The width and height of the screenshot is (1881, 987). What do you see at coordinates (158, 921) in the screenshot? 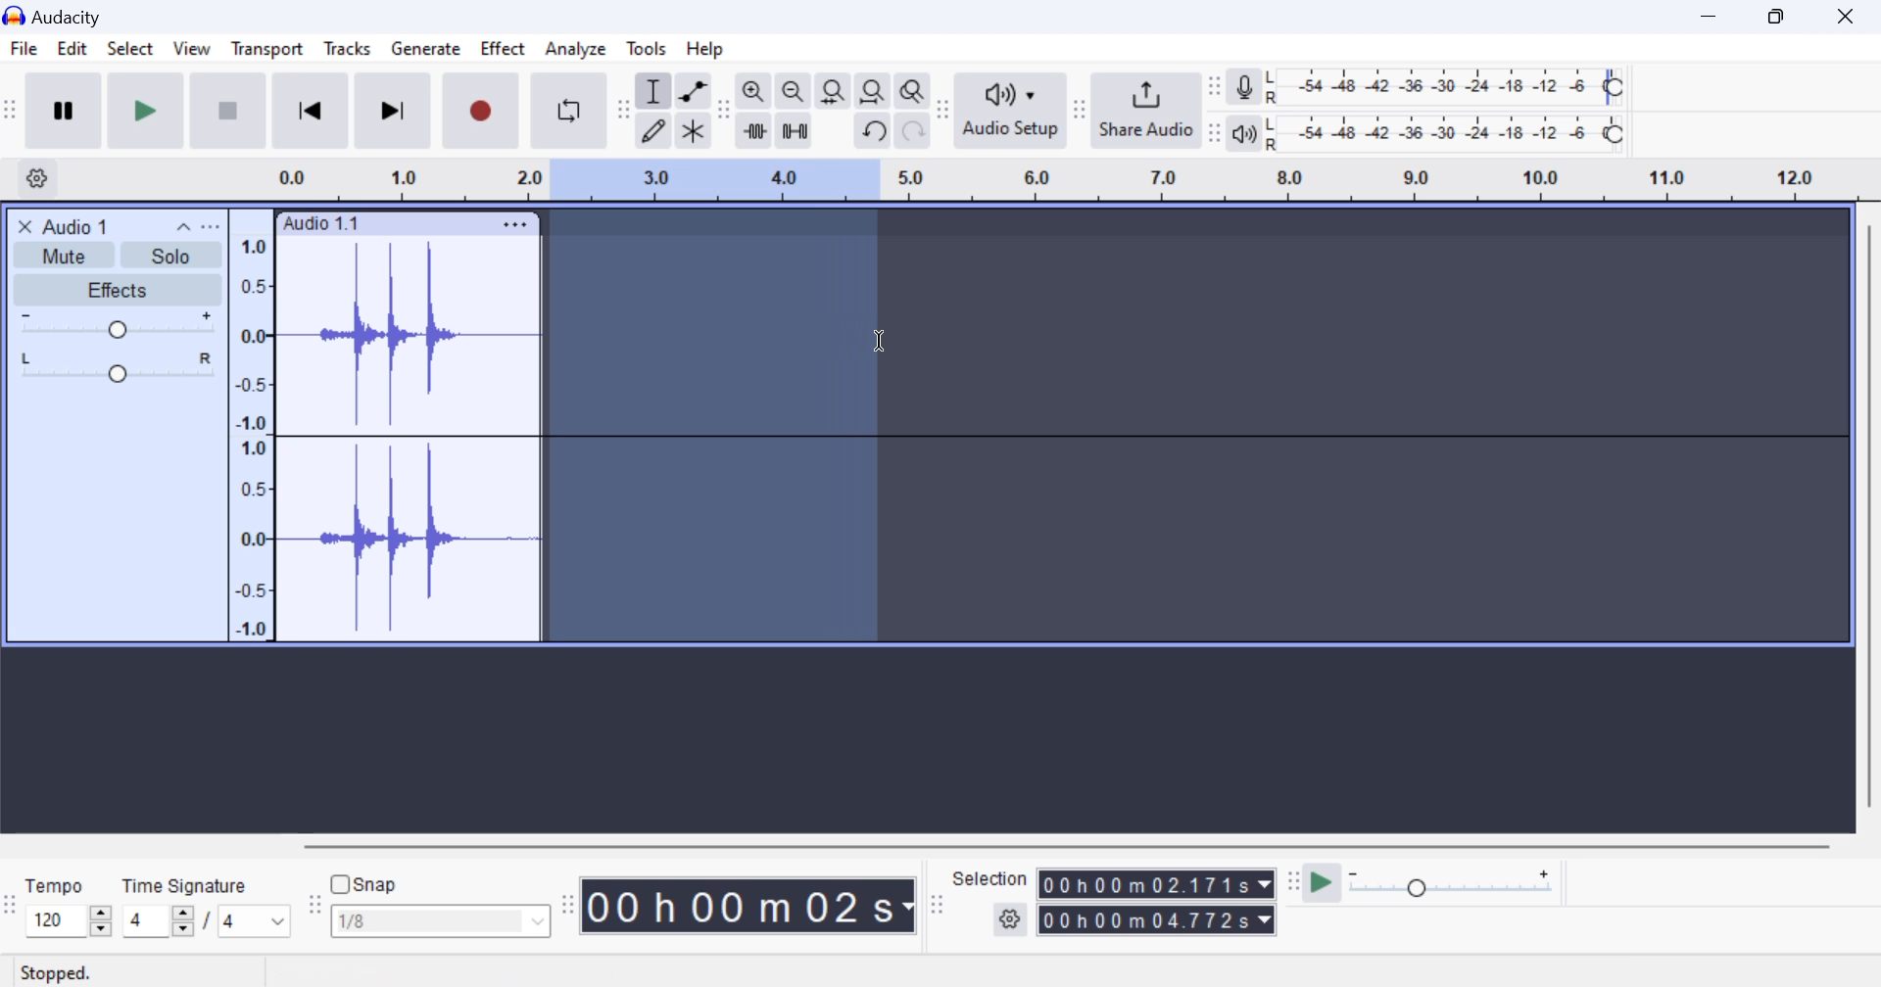
I see `increase or decrease time signature` at bounding box center [158, 921].